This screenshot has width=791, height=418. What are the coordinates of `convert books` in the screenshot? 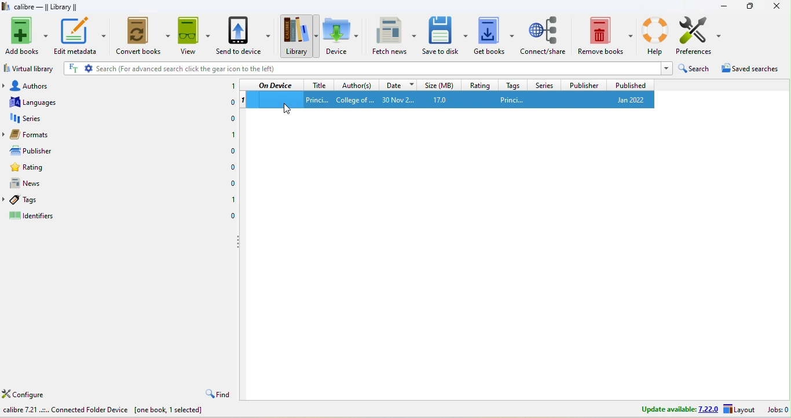 It's located at (144, 36).